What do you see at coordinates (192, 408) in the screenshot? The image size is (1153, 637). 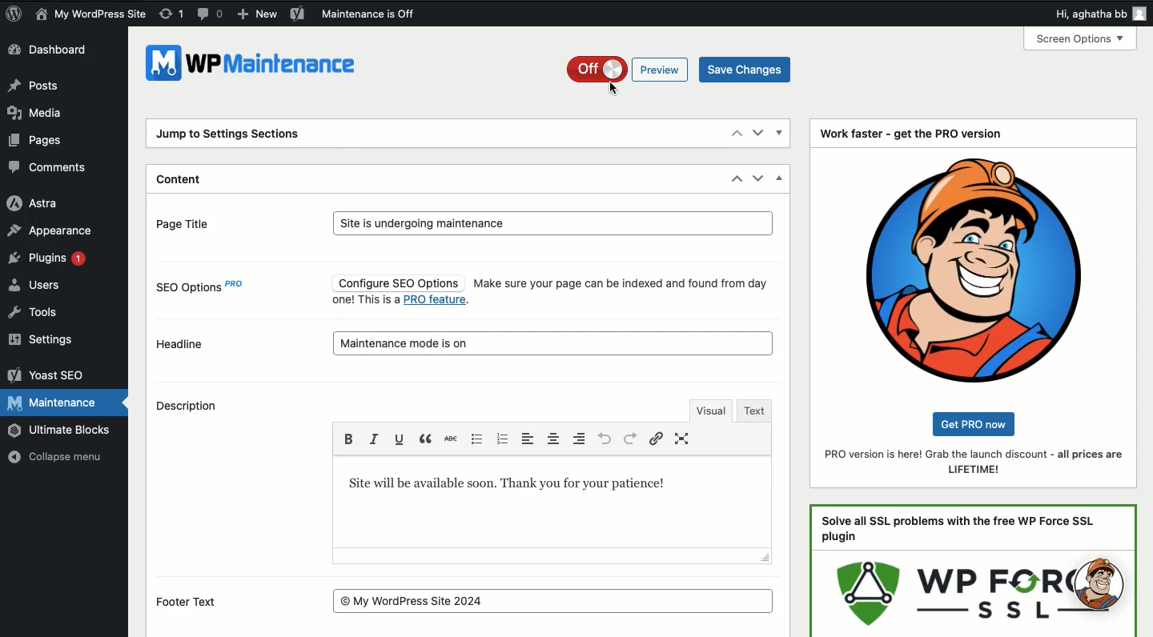 I see `Description` at bounding box center [192, 408].